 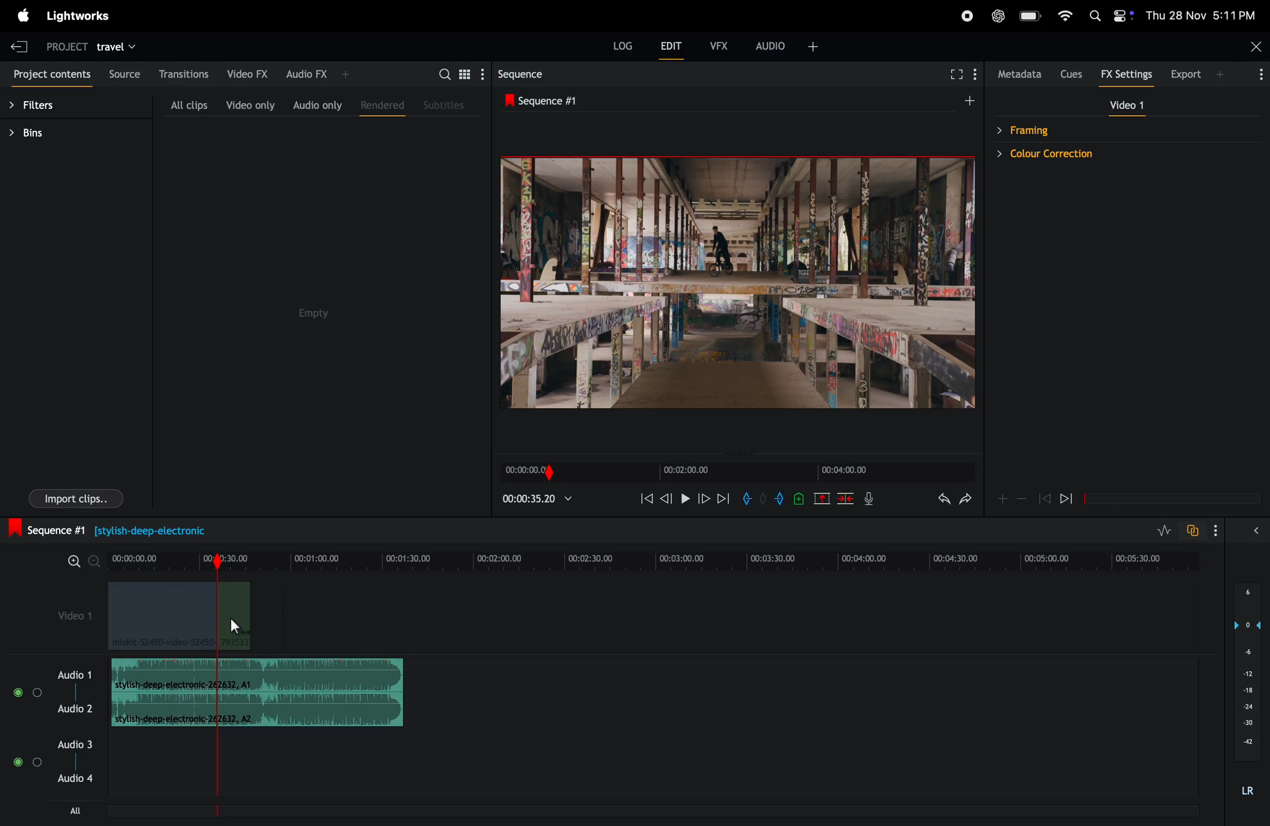 What do you see at coordinates (234, 627) in the screenshot?
I see `Mouse Cursor` at bounding box center [234, 627].